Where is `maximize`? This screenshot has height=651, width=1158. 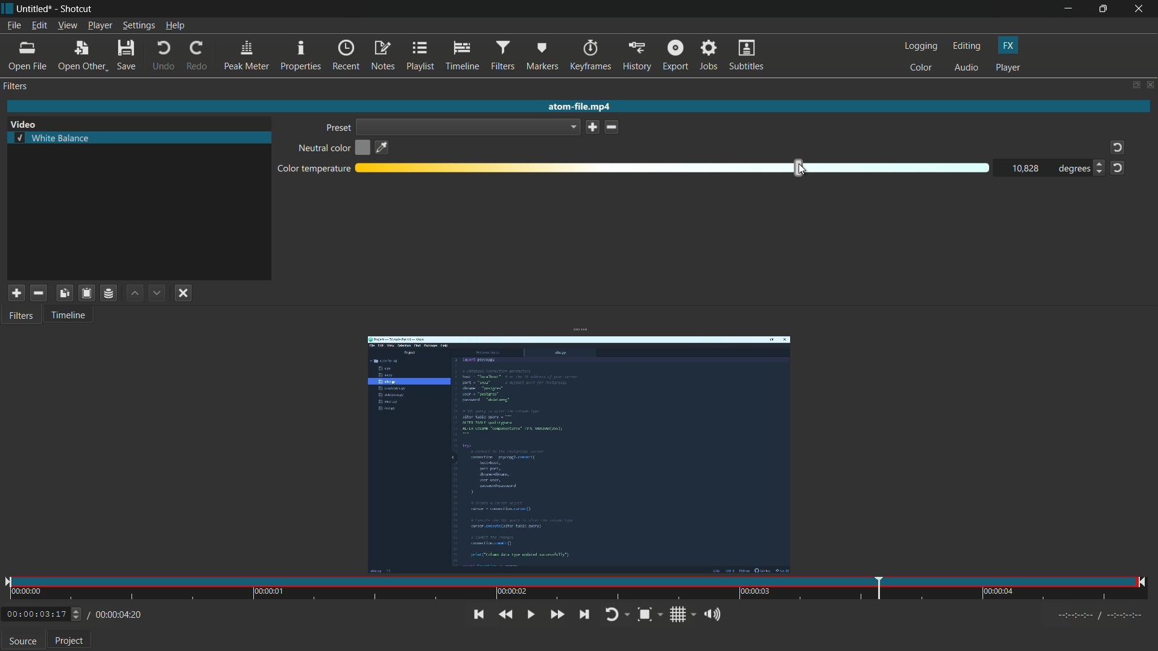 maximize is located at coordinates (1105, 9).